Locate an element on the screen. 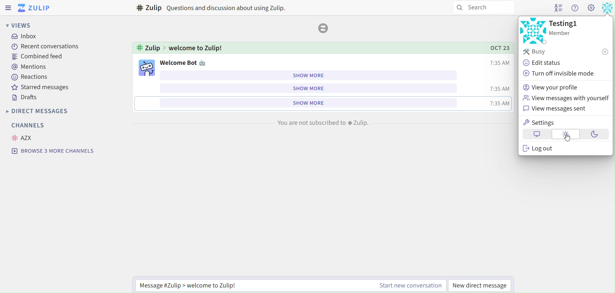 The height and width of the screenshot is (293, 615). zulip is located at coordinates (34, 7).